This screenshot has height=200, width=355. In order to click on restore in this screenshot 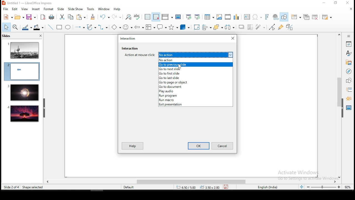, I will do `click(336, 3)`.